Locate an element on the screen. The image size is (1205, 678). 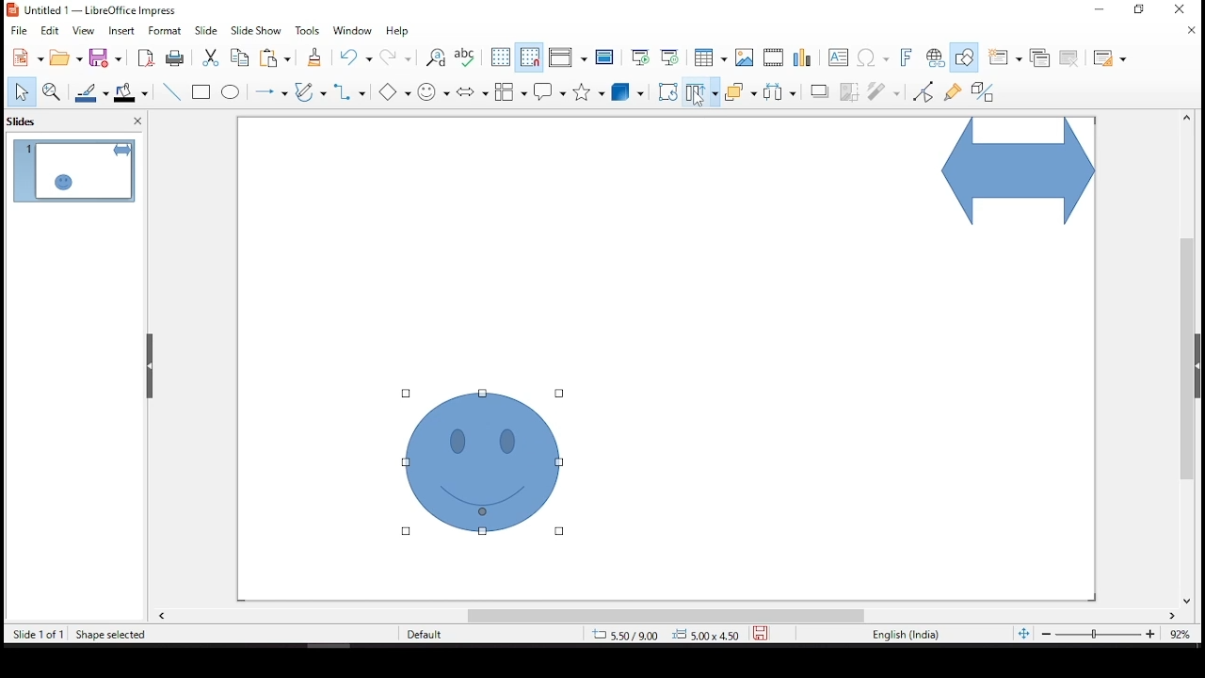
start from current slide is located at coordinates (669, 56).